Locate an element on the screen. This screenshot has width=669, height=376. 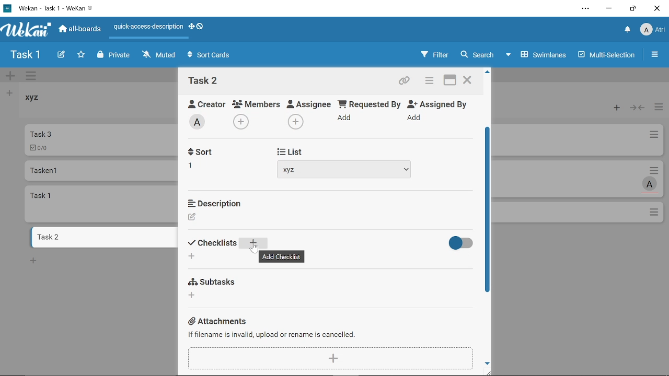
Add list is located at coordinates (8, 93).